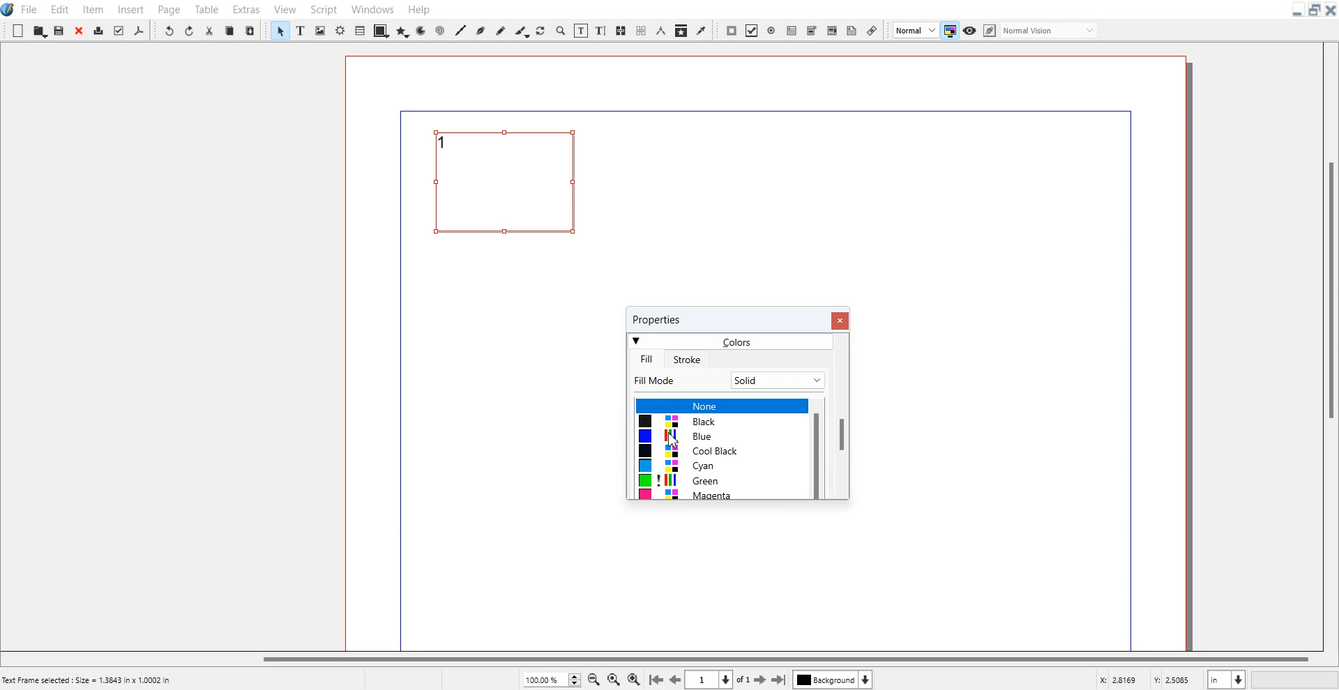 This screenshot has width=1339, height=690. What do you see at coordinates (634, 679) in the screenshot?
I see `Zoom In` at bounding box center [634, 679].